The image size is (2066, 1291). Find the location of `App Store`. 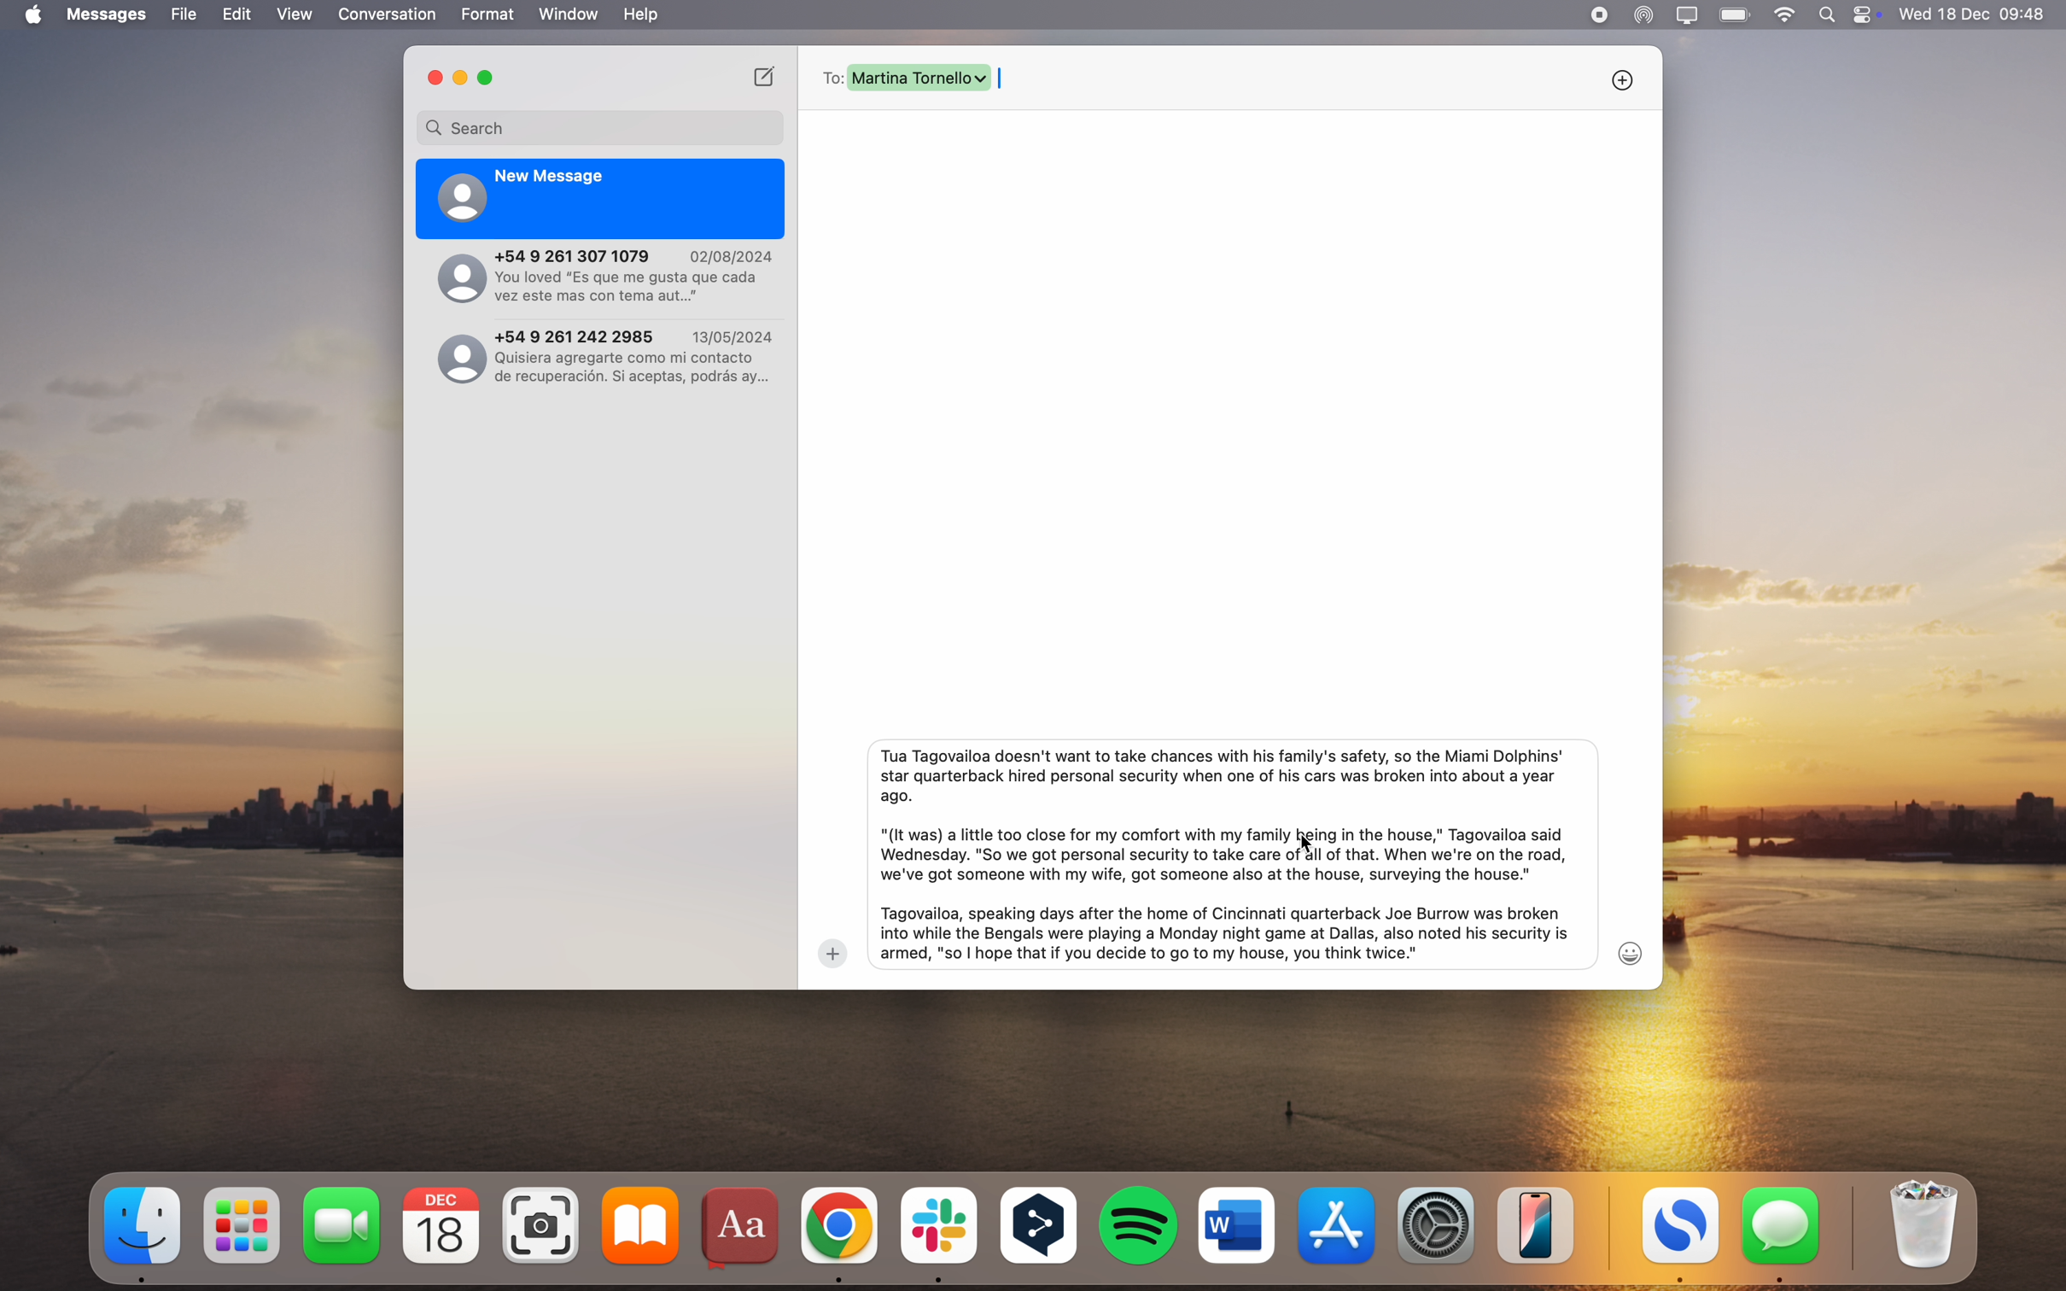

App Store is located at coordinates (1340, 1224).